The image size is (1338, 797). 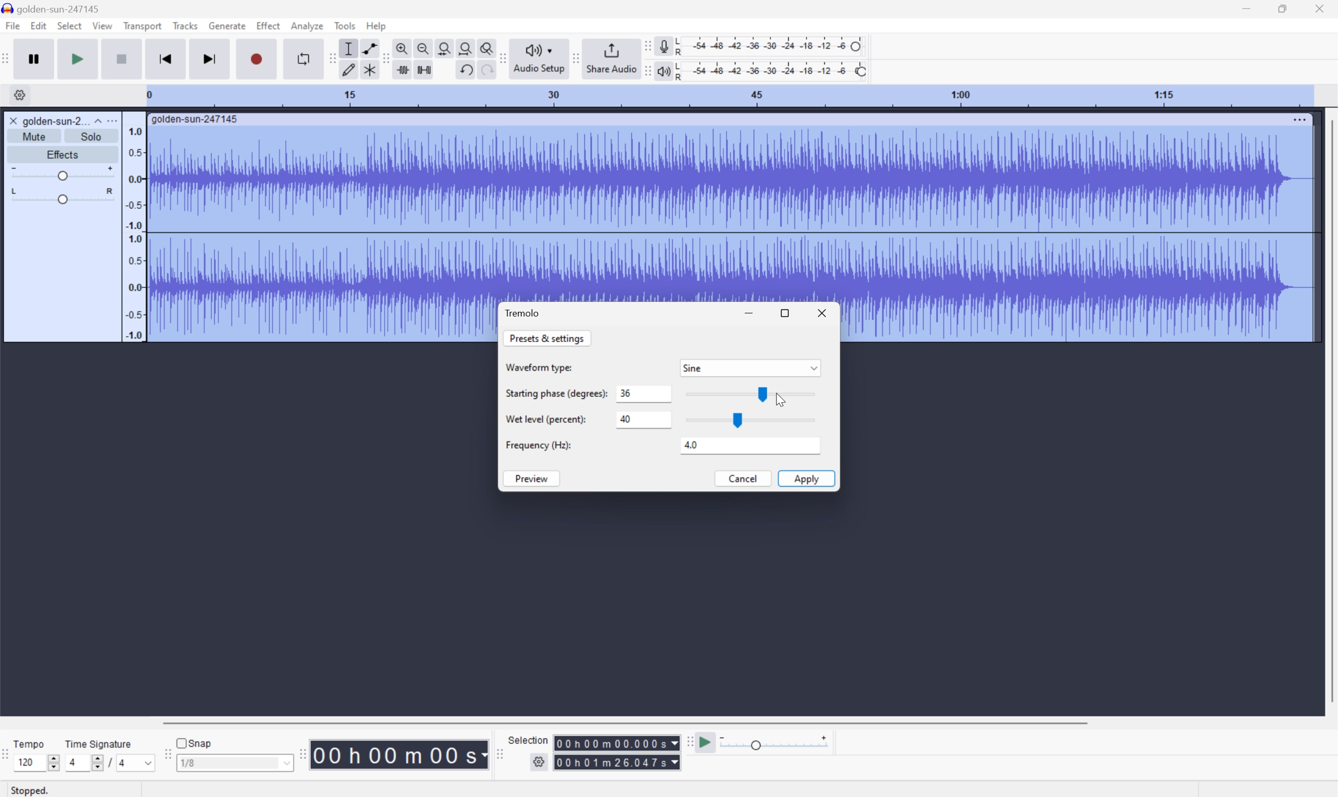 I want to click on Scroll Bar, so click(x=1329, y=410).